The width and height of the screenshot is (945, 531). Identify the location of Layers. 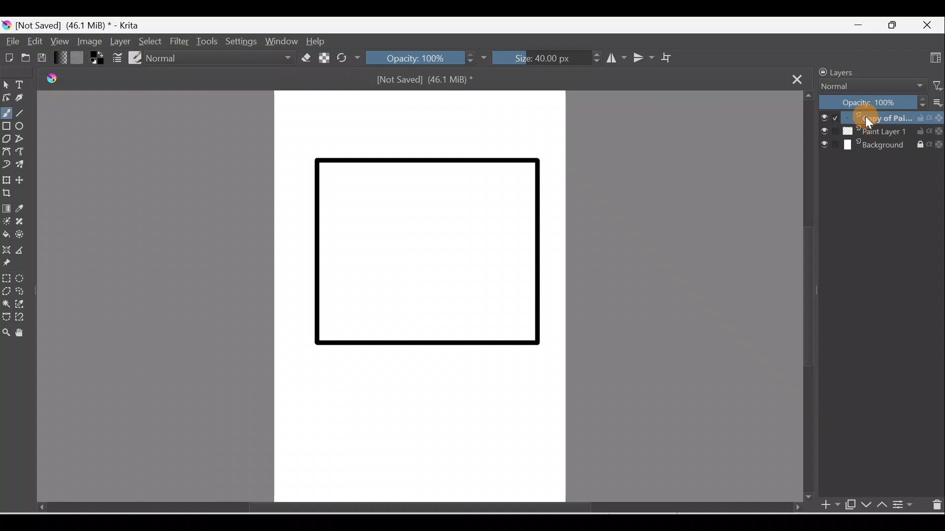
(853, 71).